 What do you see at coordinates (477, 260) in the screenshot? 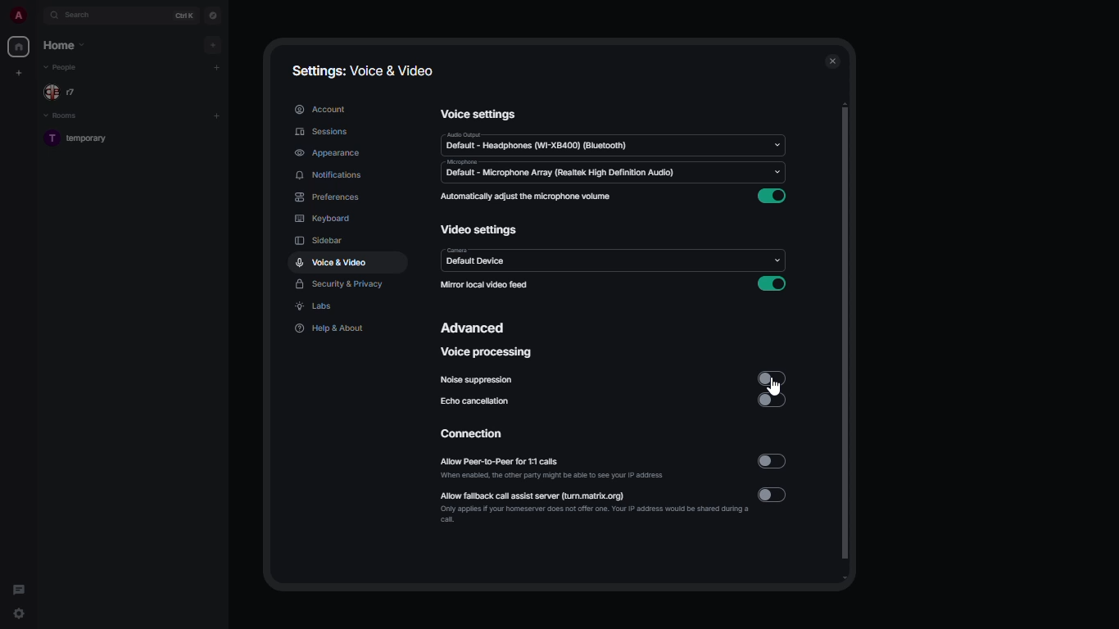
I see `camera default` at bounding box center [477, 260].